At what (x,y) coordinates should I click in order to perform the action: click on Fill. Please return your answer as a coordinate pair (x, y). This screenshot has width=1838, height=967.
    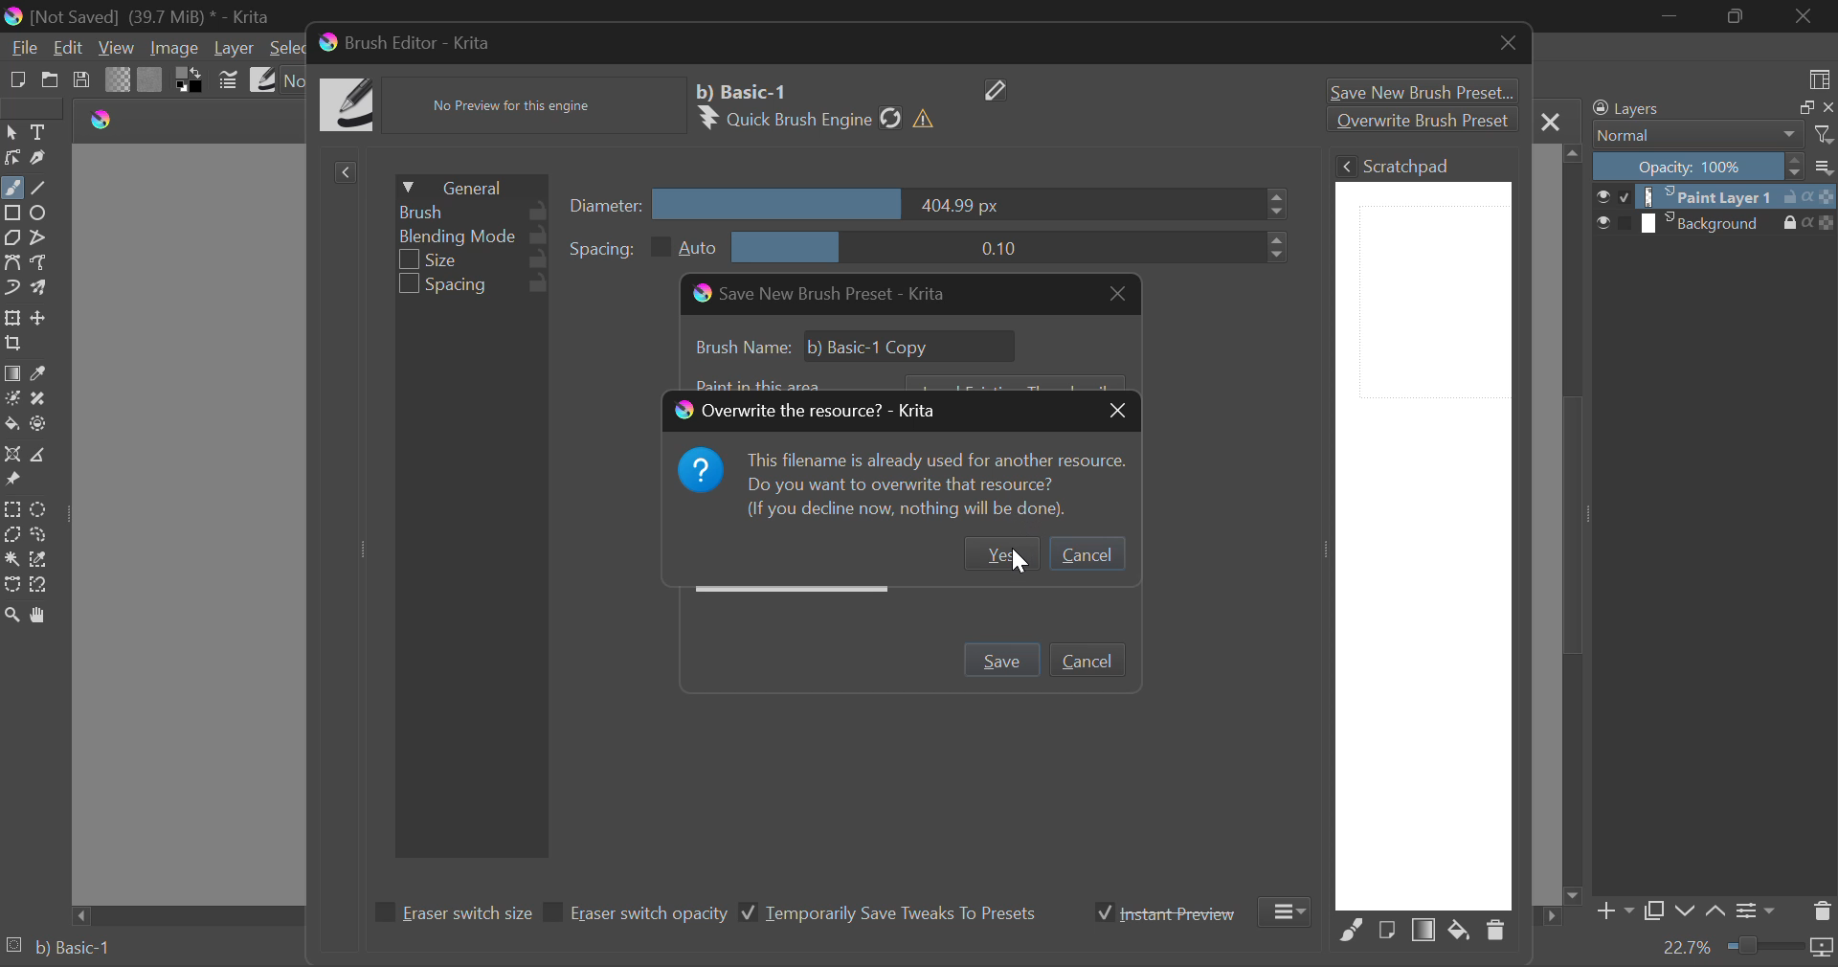
    Looking at the image, I should click on (12, 424).